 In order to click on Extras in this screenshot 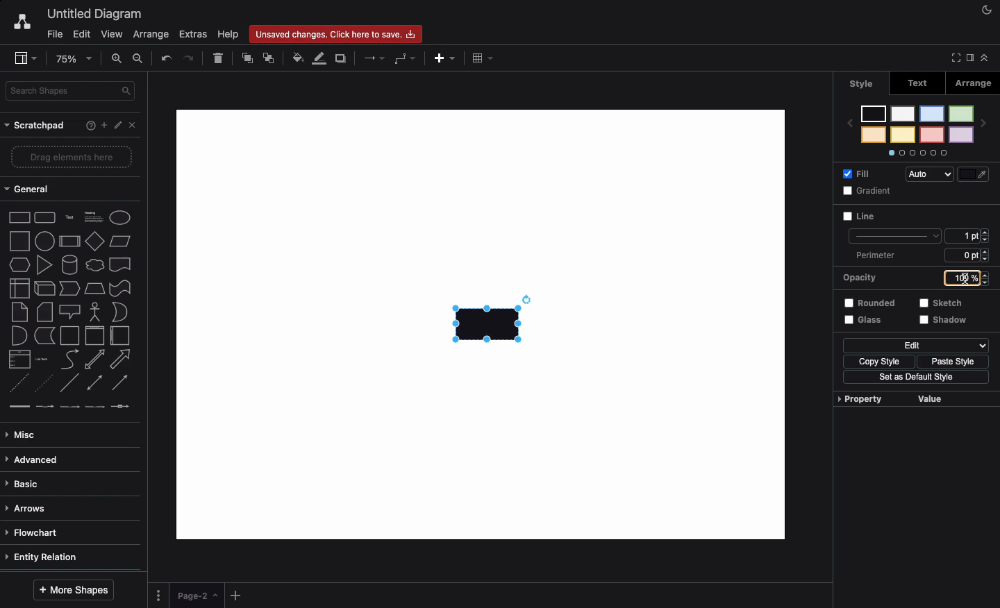, I will do `click(192, 34)`.